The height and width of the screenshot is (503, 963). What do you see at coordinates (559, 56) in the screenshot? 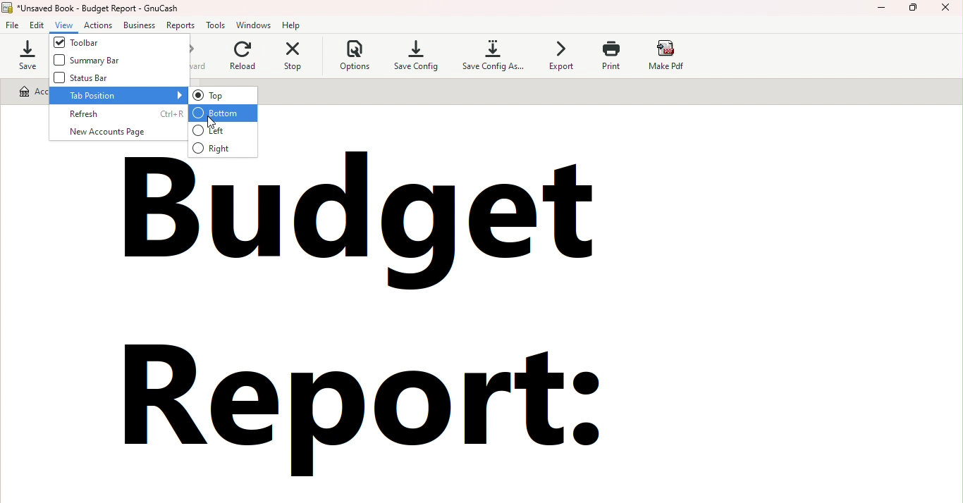
I see `Export` at bounding box center [559, 56].